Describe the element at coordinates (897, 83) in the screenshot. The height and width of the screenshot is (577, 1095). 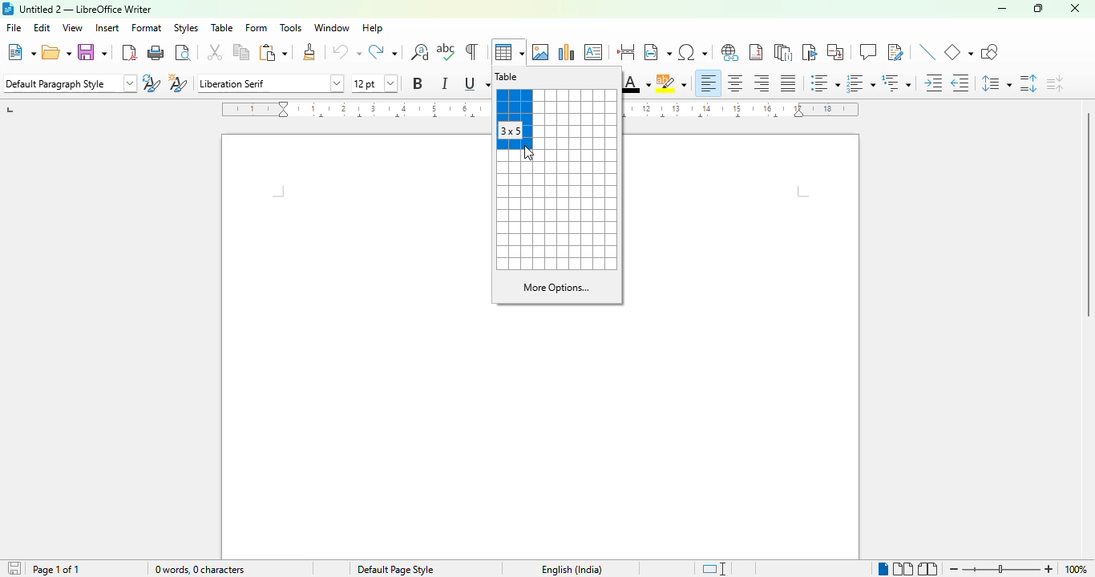
I see `select outline format` at that location.